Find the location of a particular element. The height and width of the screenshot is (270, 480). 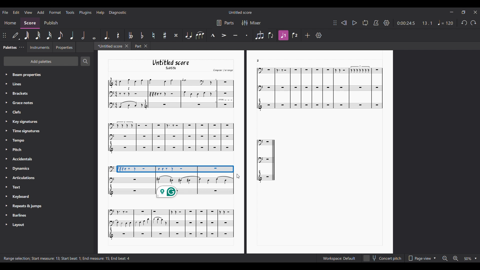

»  Accidentals is located at coordinates (21, 160).